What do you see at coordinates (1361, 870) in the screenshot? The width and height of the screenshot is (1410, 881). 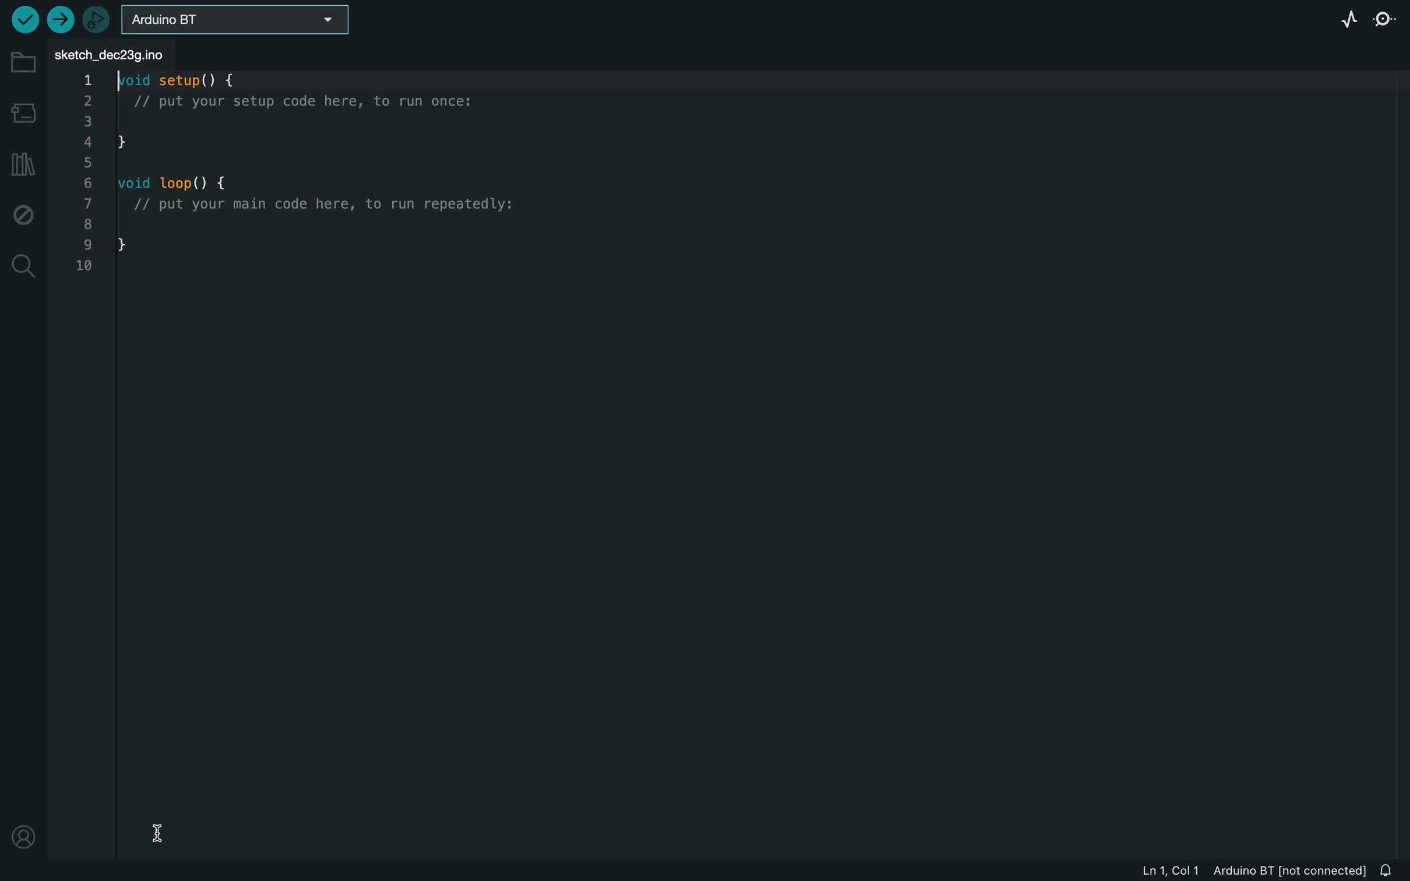 I see `notification` at bounding box center [1361, 870].